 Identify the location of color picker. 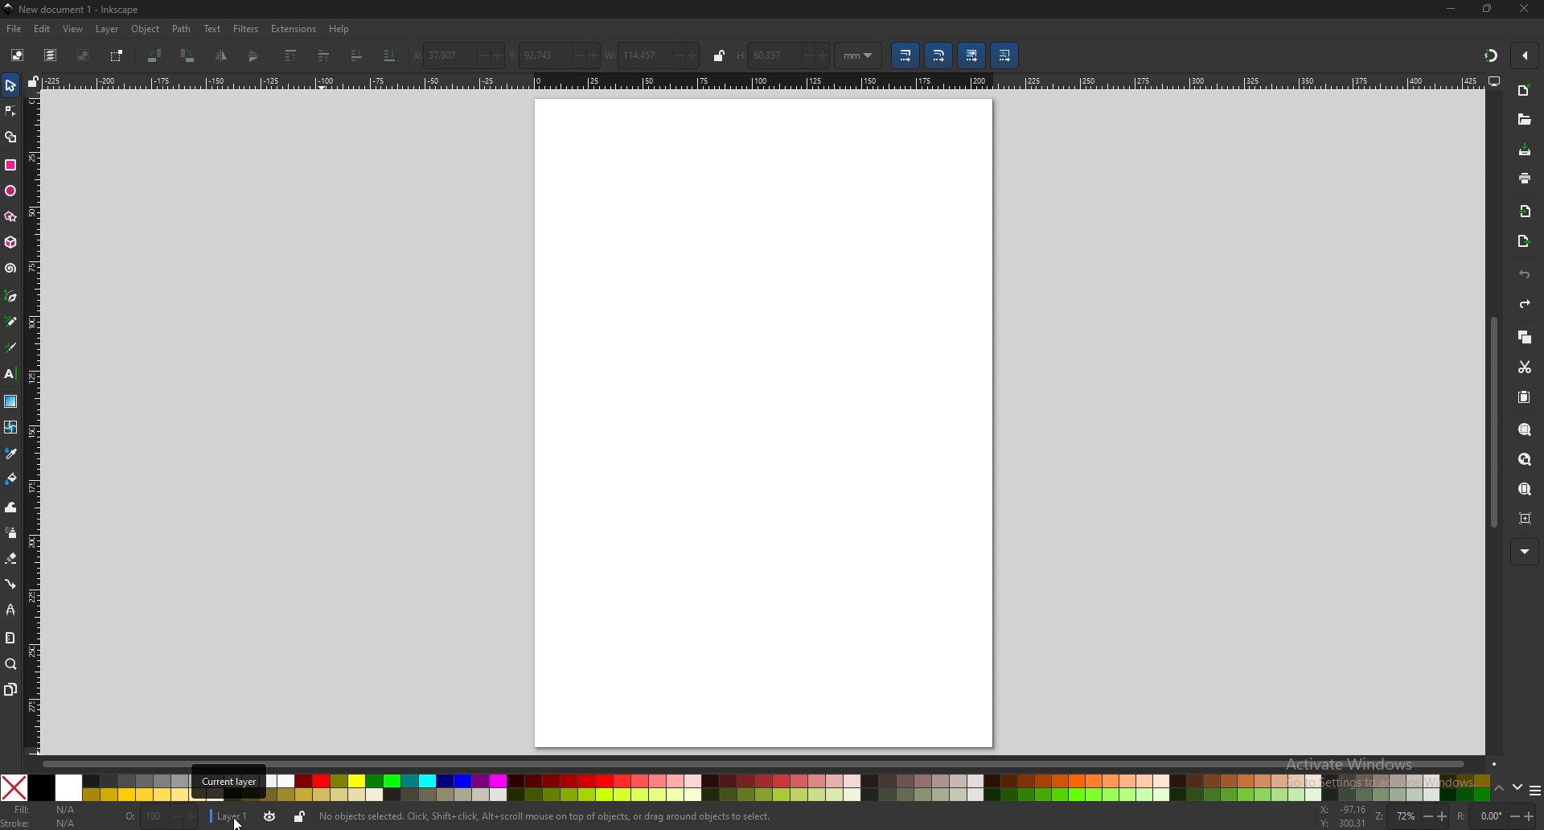
(10, 454).